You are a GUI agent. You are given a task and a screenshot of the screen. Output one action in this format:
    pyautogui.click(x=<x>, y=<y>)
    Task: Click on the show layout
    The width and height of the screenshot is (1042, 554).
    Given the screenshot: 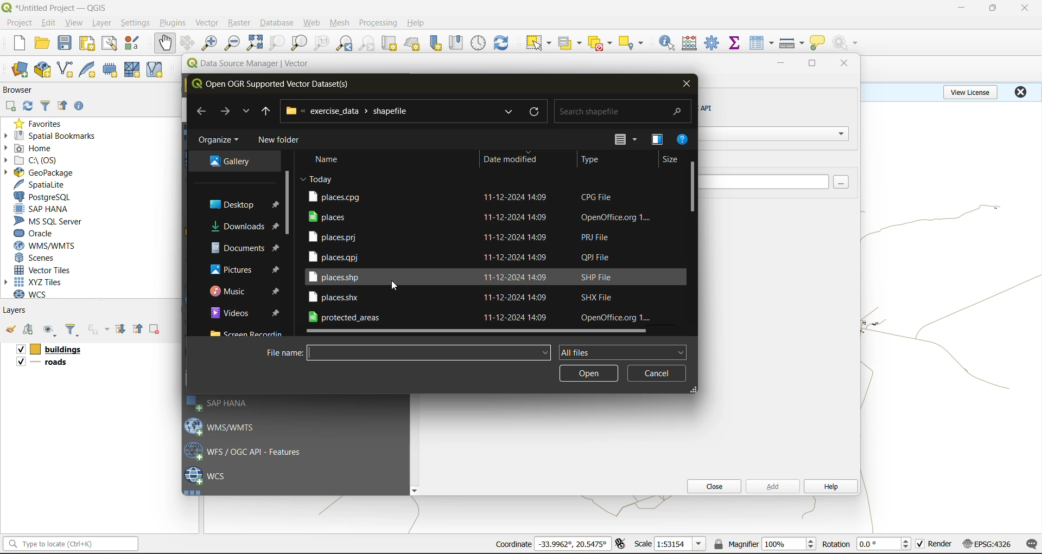 What is the action you would take?
    pyautogui.click(x=110, y=43)
    